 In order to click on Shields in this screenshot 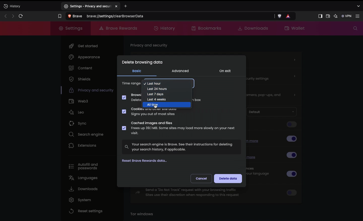, I will do `click(79, 80)`.